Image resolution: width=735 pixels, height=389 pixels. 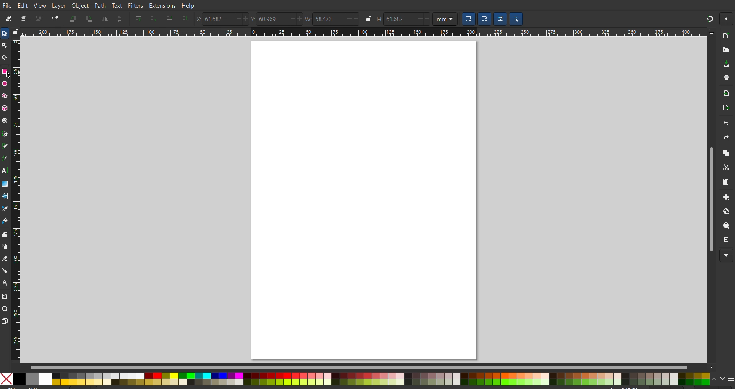 I want to click on Import Bitmap, so click(x=724, y=95).